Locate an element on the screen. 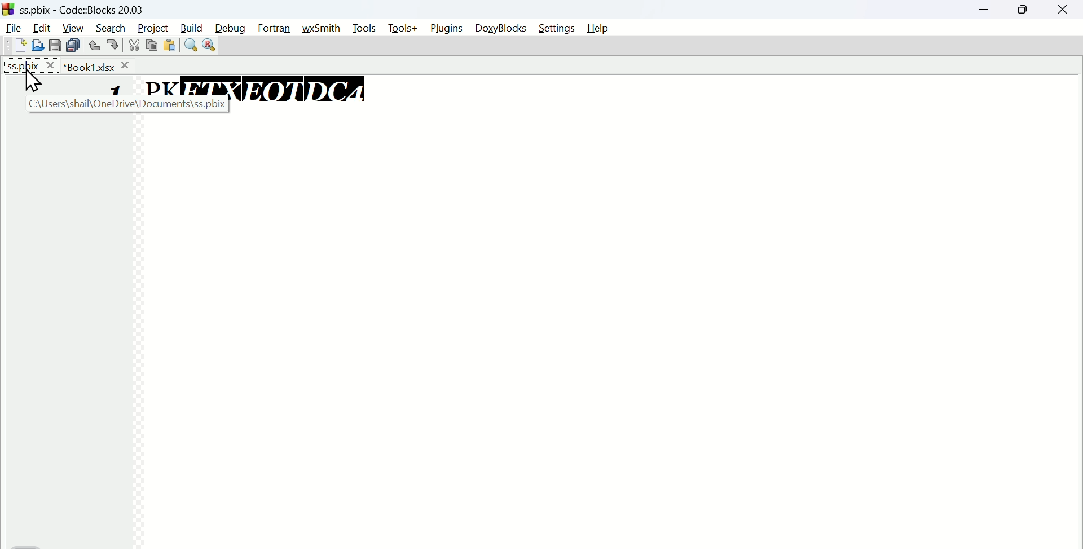 The width and height of the screenshot is (1083, 549). redo is located at coordinates (115, 45).